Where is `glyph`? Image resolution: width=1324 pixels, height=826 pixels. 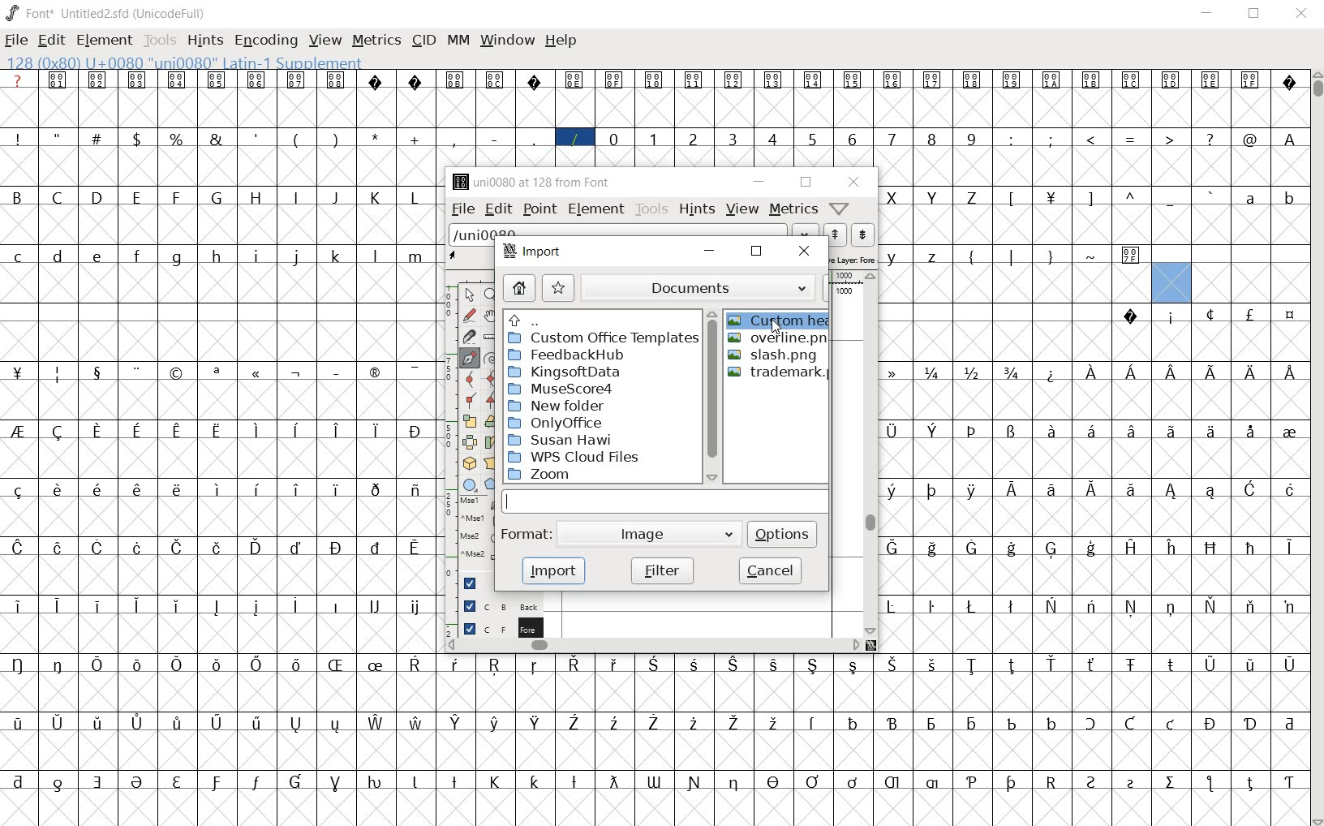
glyph is located at coordinates (178, 548).